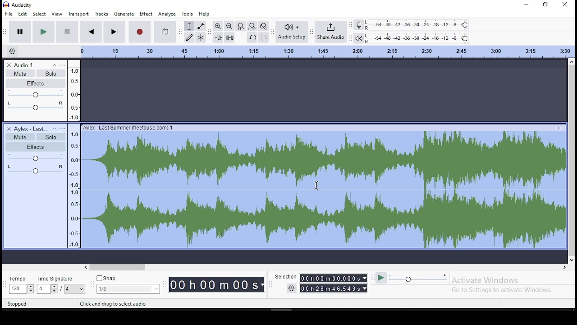 This screenshot has width=577, height=325. I want to click on audio , so click(29, 128).